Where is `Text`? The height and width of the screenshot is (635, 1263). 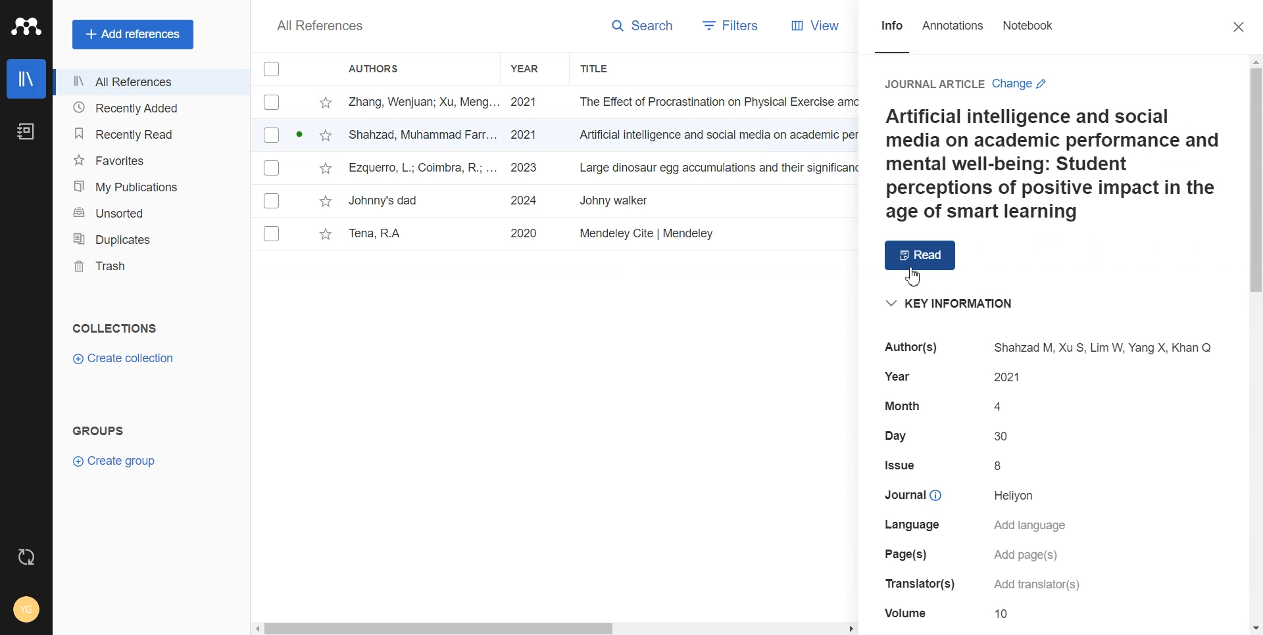 Text is located at coordinates (321, 26).